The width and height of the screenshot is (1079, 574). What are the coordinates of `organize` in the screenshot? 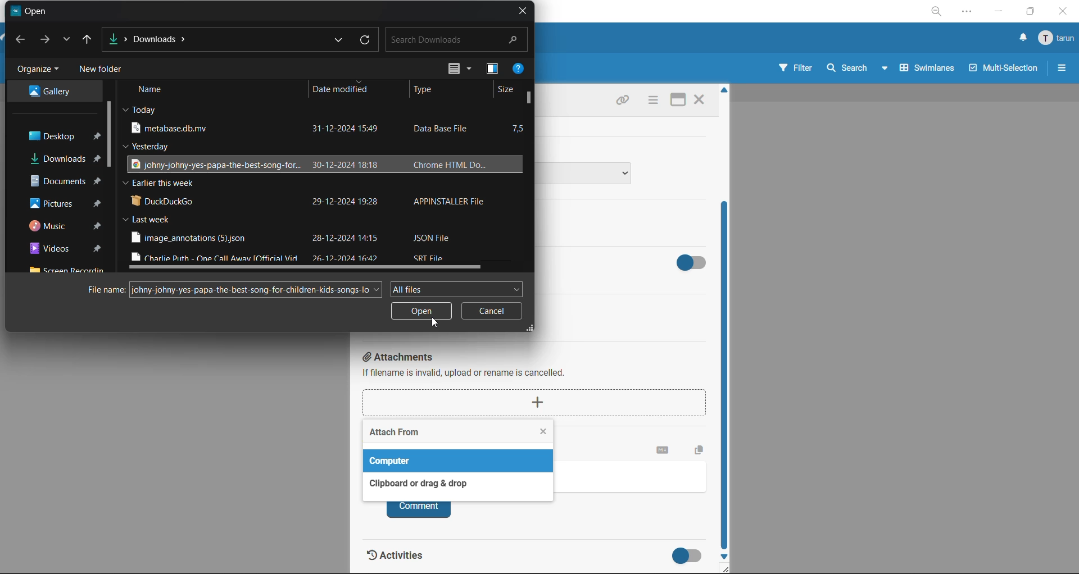 It's located at (38, 71).